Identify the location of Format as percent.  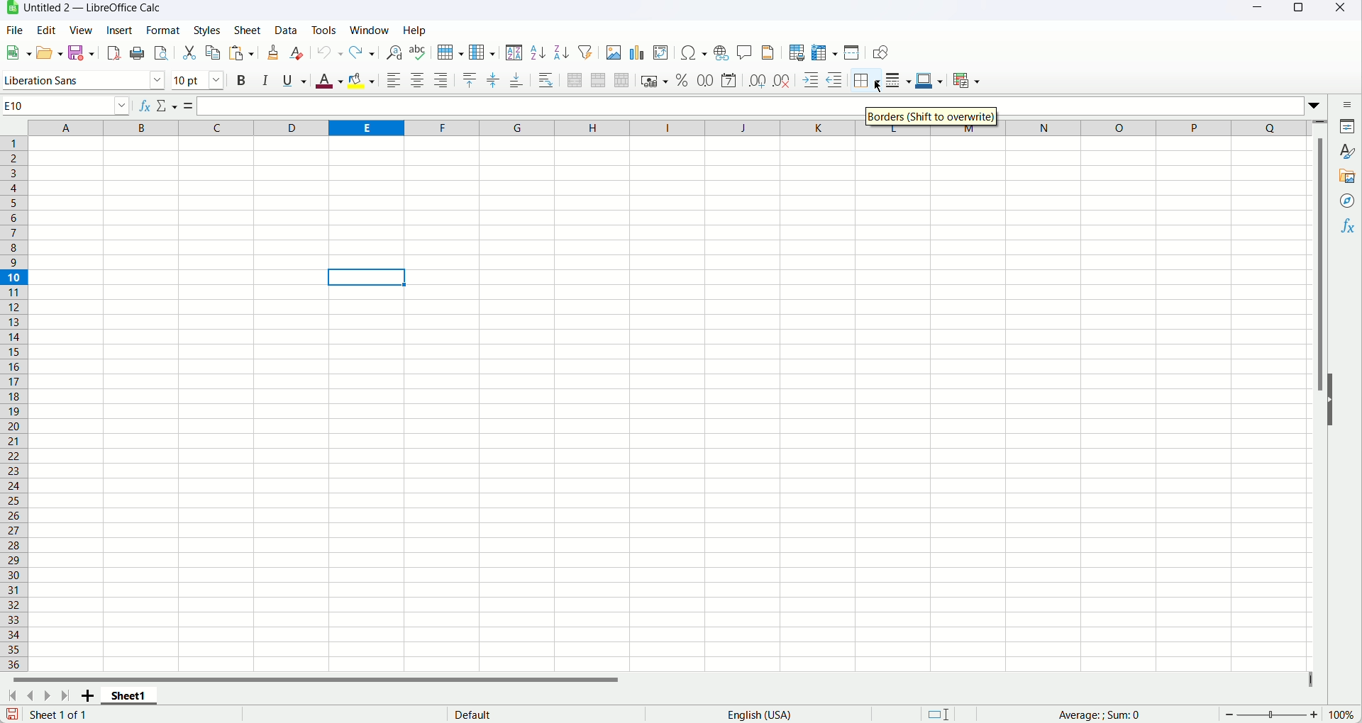
(683, 80).